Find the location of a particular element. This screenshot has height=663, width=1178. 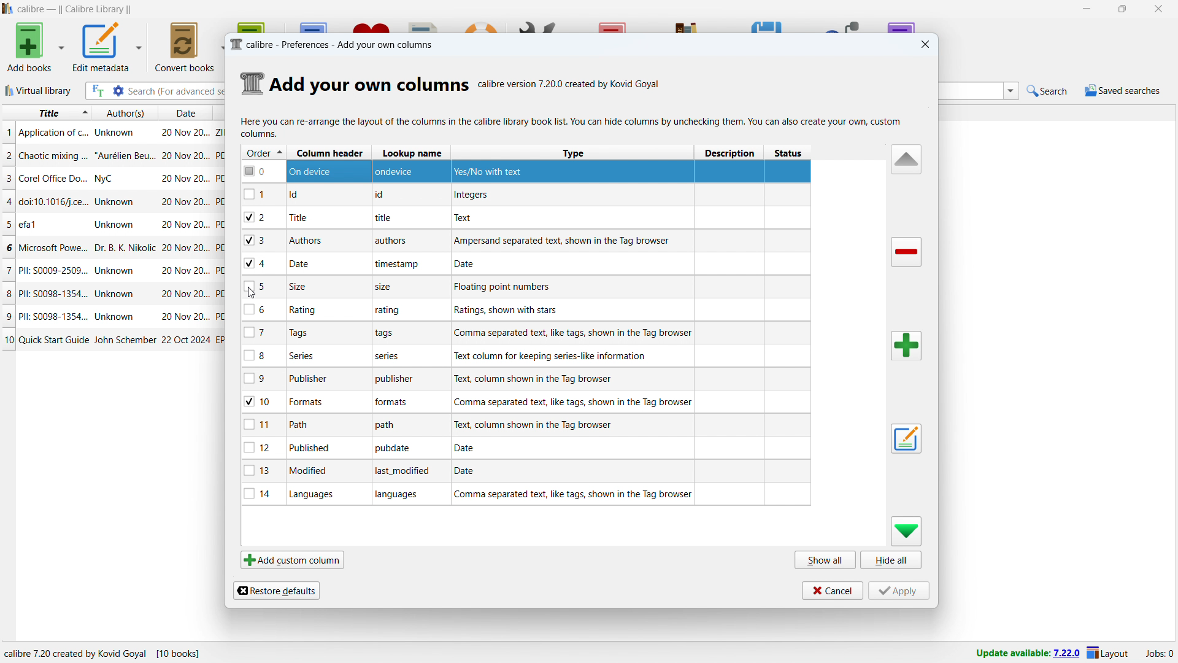

author is located at coordinates (118, 272).